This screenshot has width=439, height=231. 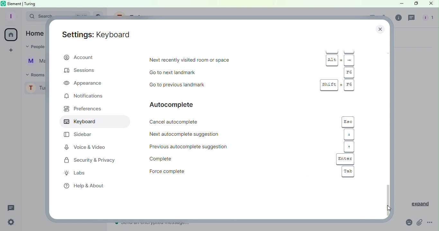 I want to click on More Options, so click(x=432, y=223).